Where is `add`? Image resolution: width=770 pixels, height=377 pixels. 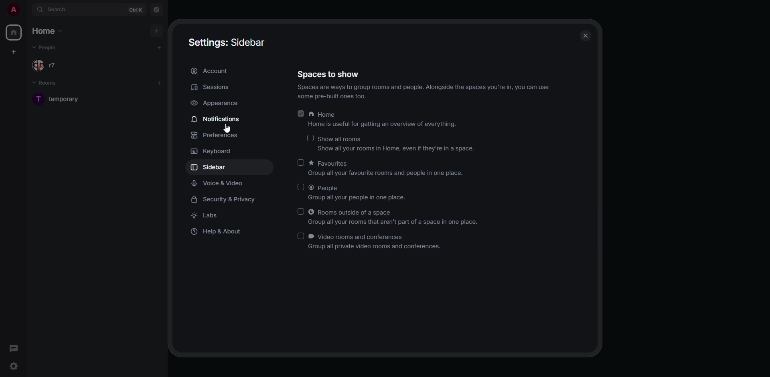 add is located at coordinates (160, 82).